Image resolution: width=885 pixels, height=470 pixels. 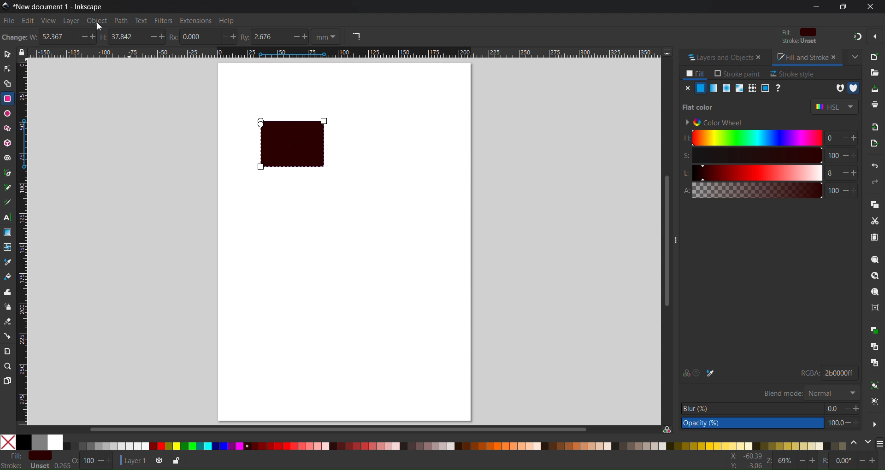 What do you see at coordinates (8, 158) in the screenshot?
I see `Spiral Tool` at bounding box center [8, 158].